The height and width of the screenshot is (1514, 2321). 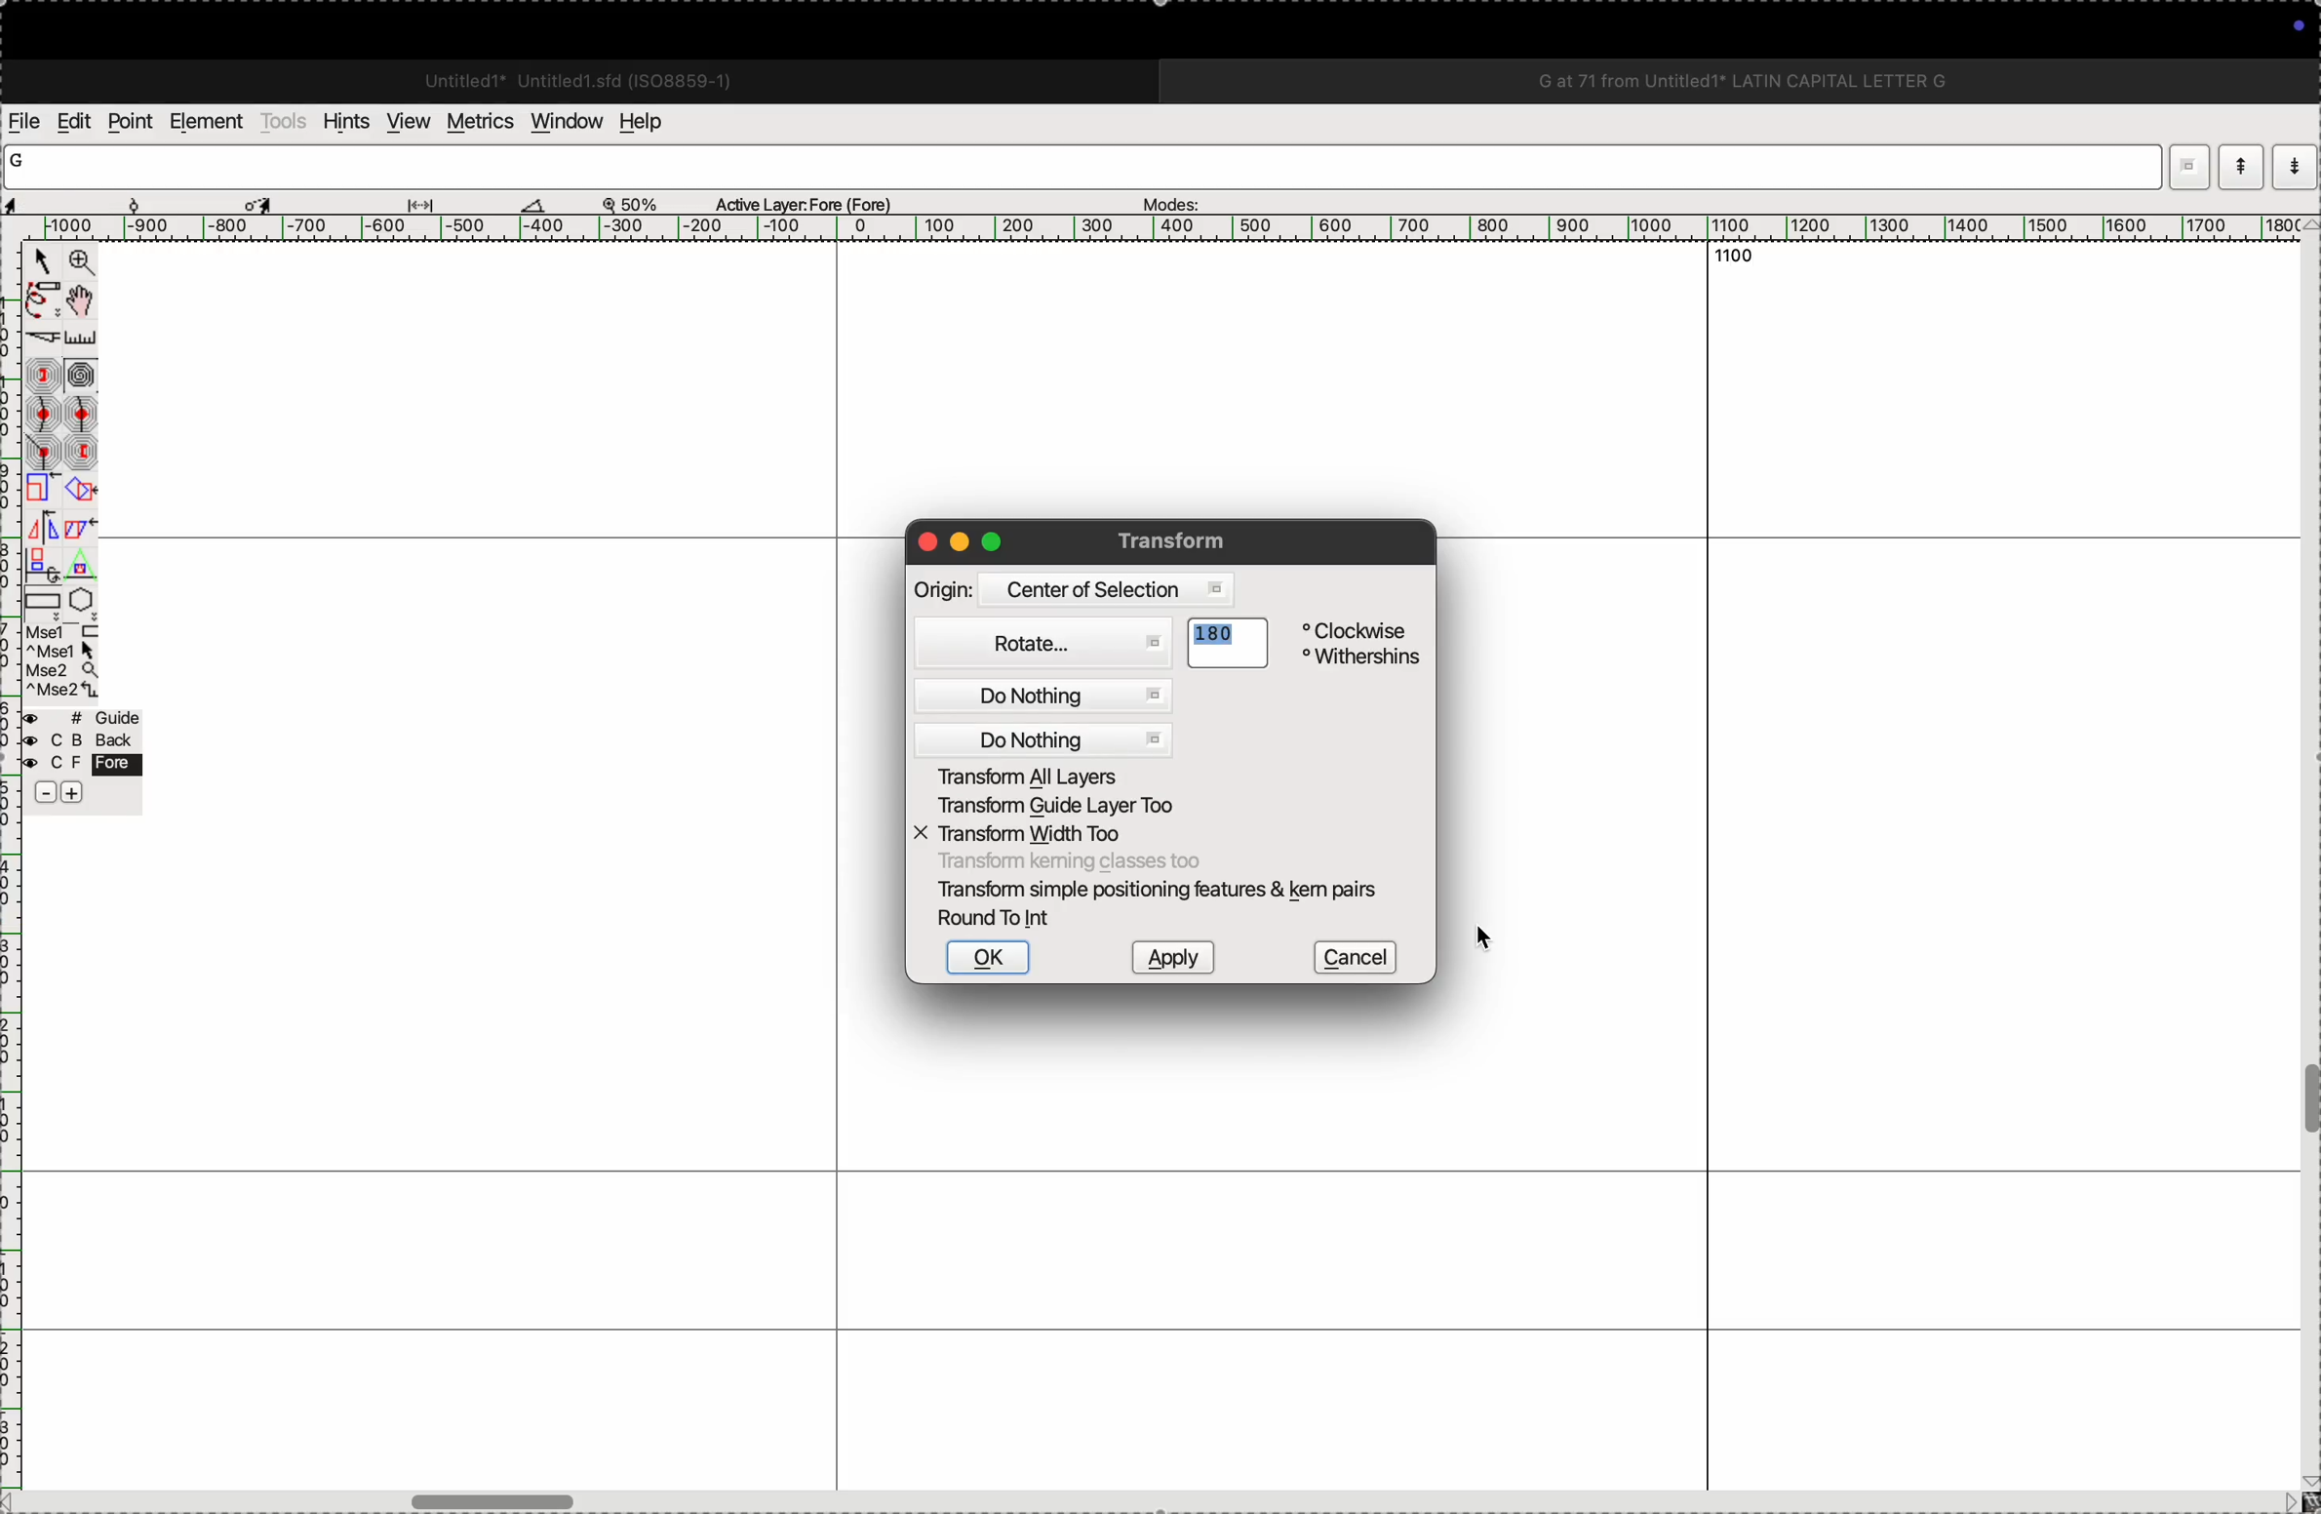 What do you see at coordinates (410, 121) in the screenshot?
I see `view` at bounding box center [410, 121].